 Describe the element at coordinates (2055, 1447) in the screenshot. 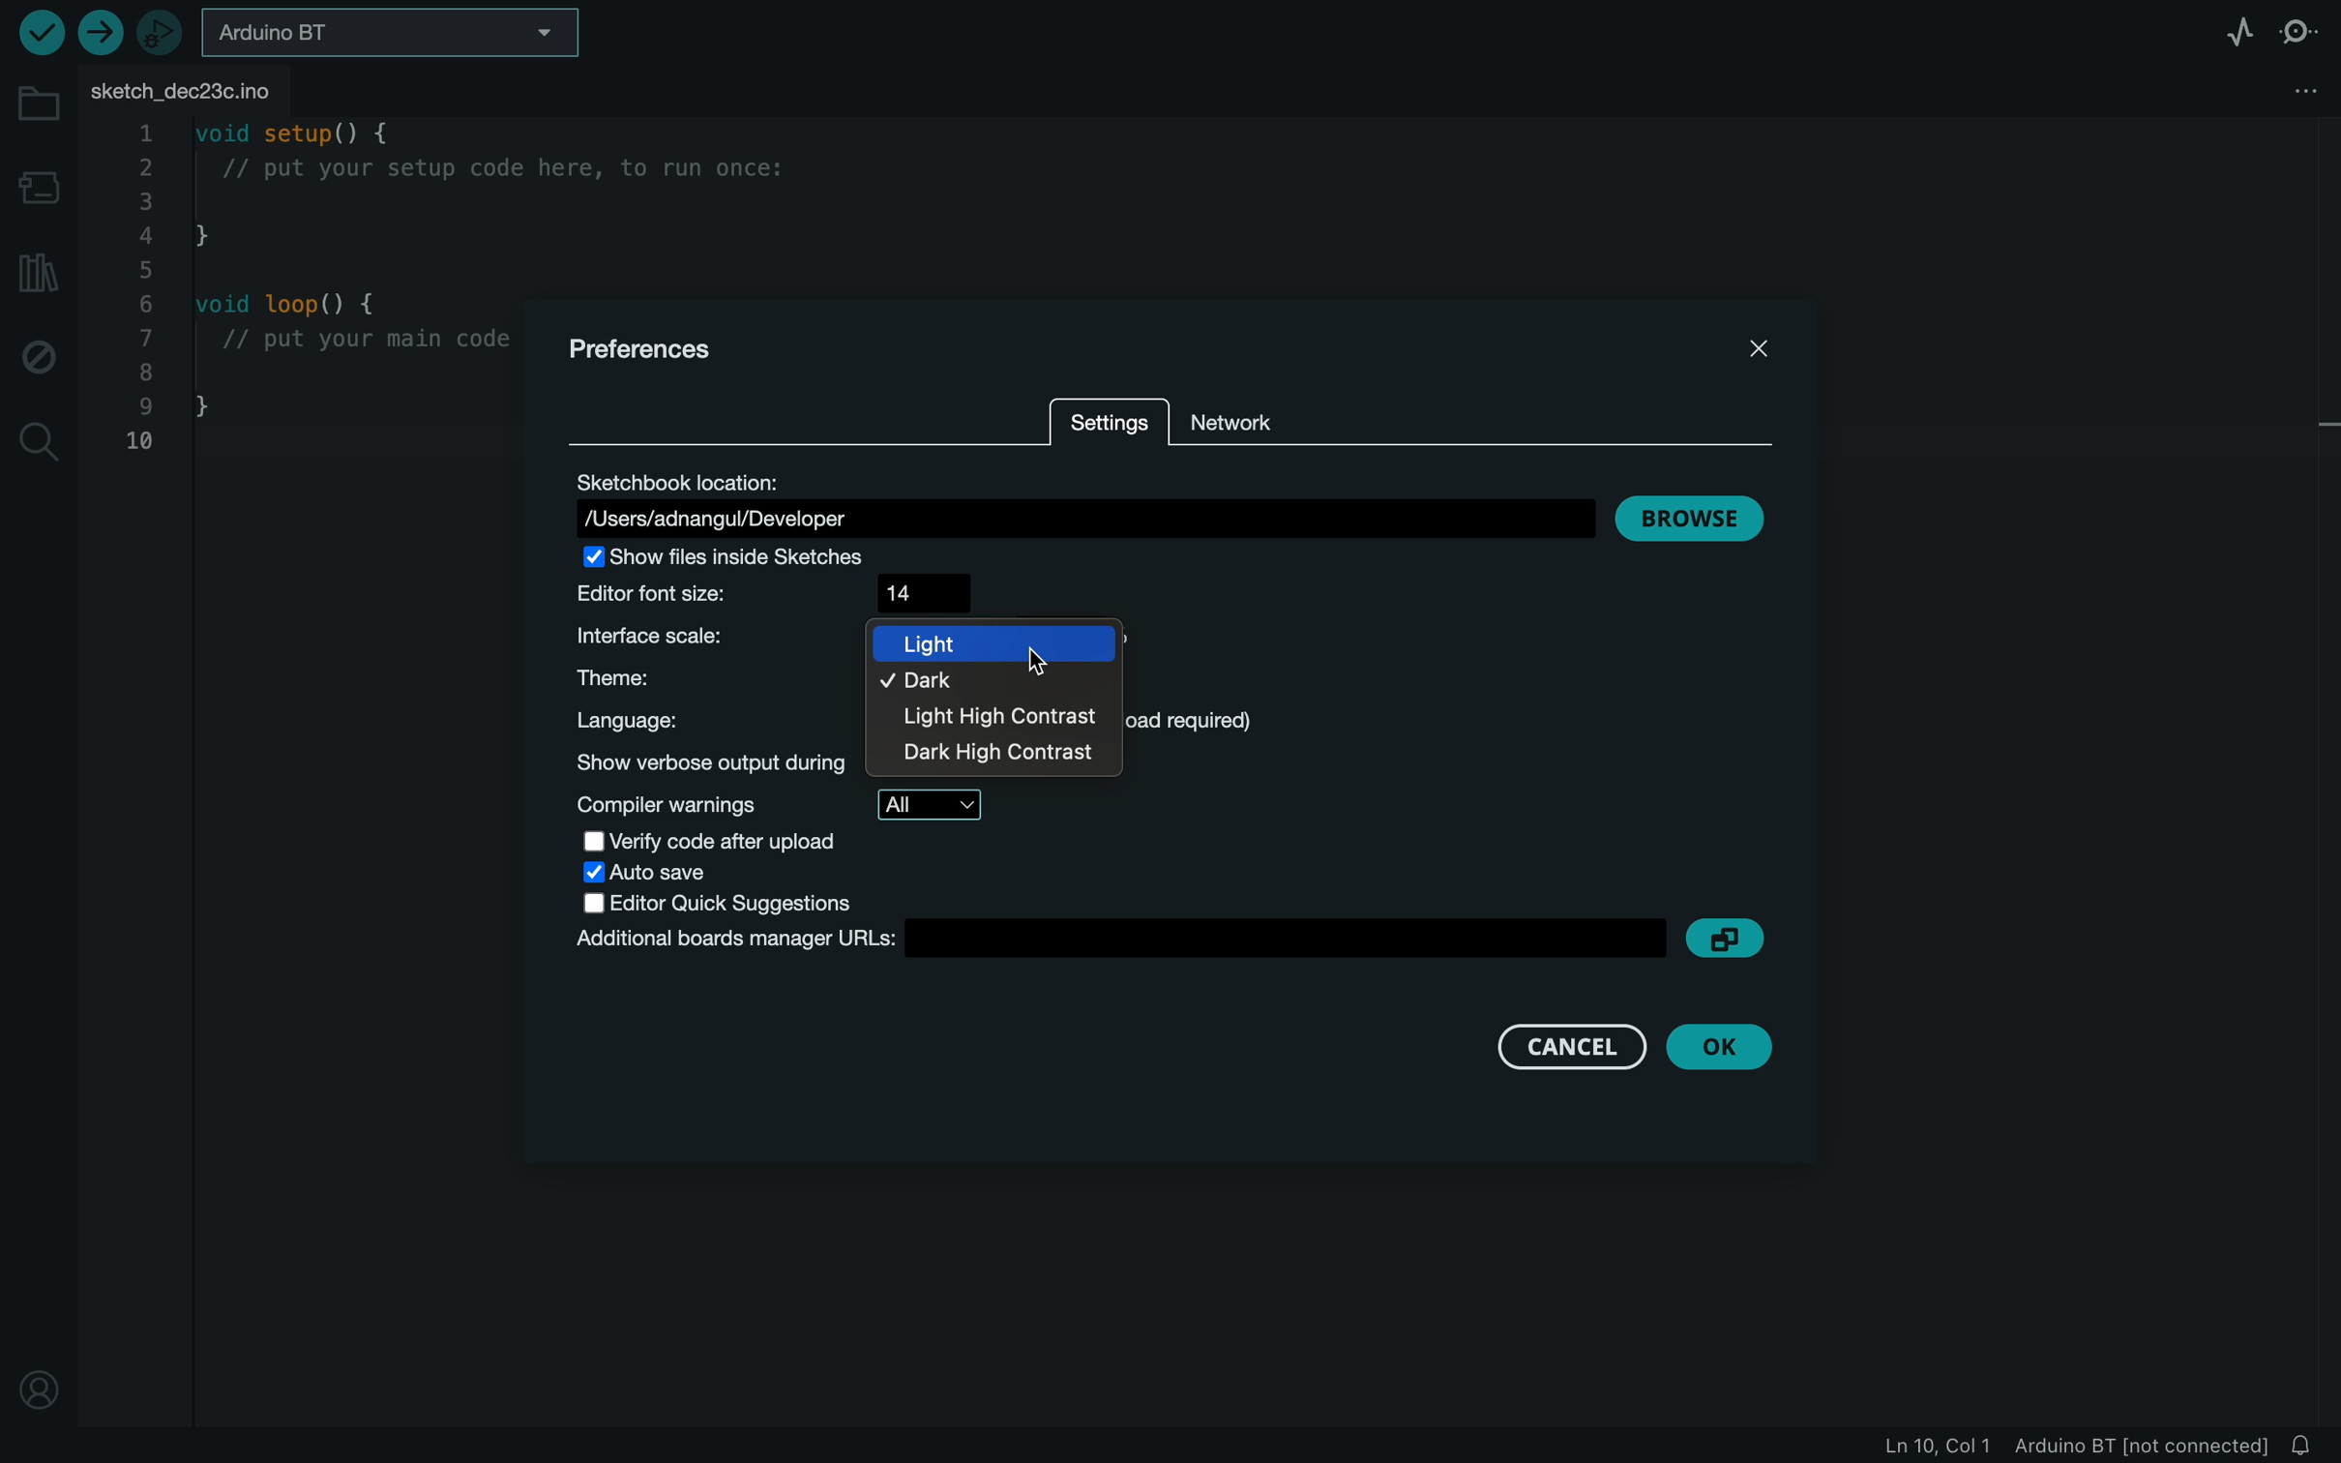

I see `file imformation` at that location.